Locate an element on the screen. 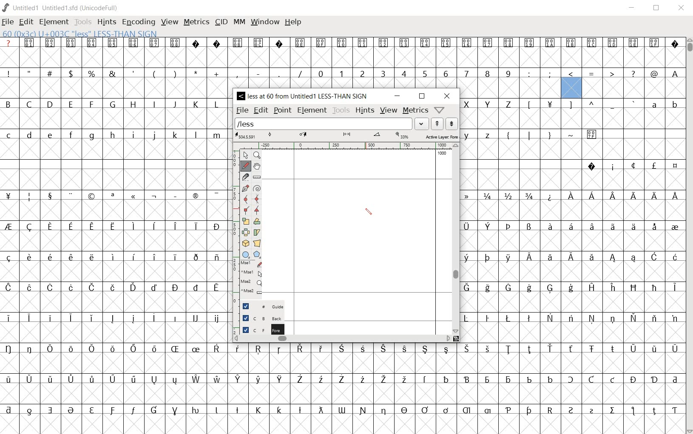 This screenshot has height=434, width=693. pointer is located at coordinates (245, 155).